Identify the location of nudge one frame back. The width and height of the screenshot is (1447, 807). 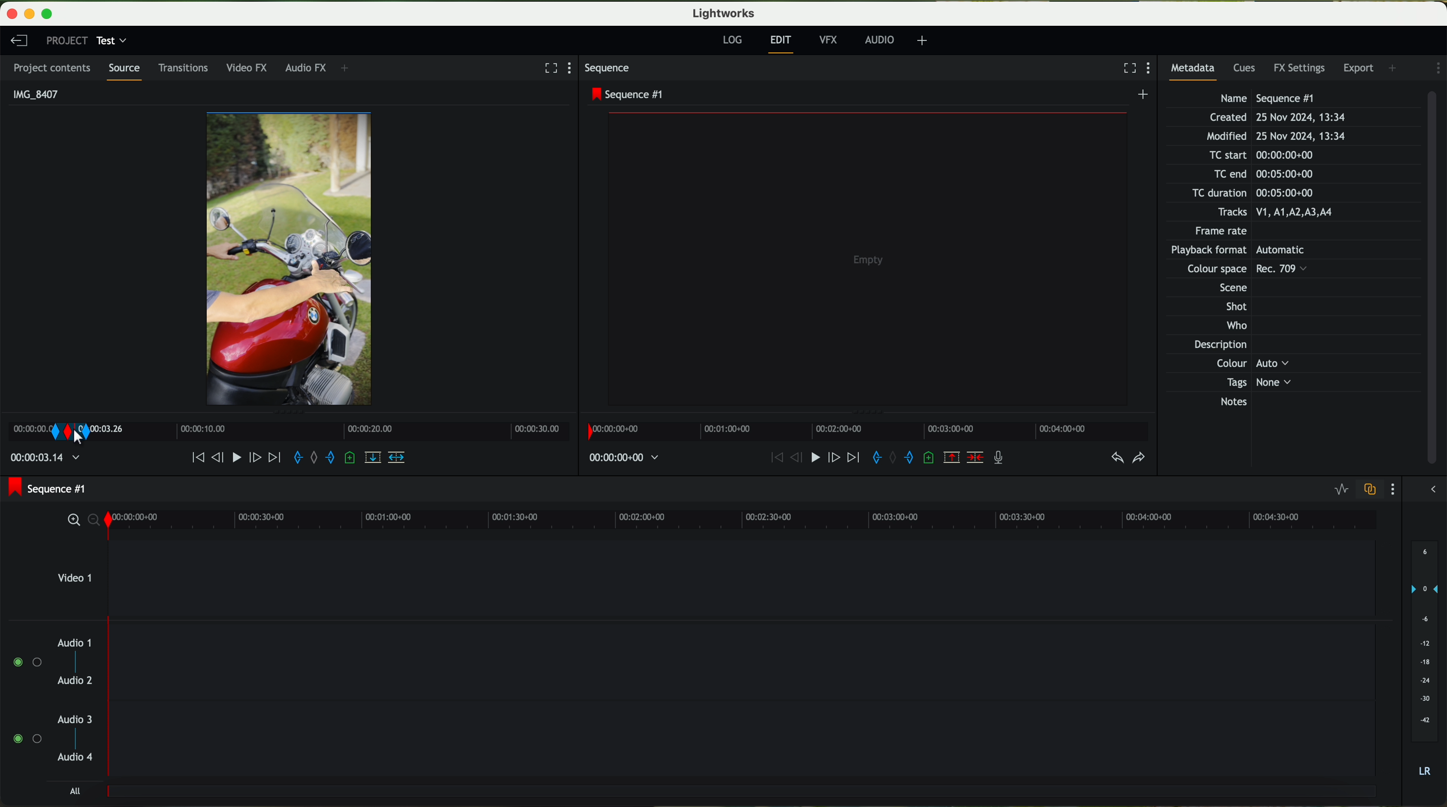
(220, 456).